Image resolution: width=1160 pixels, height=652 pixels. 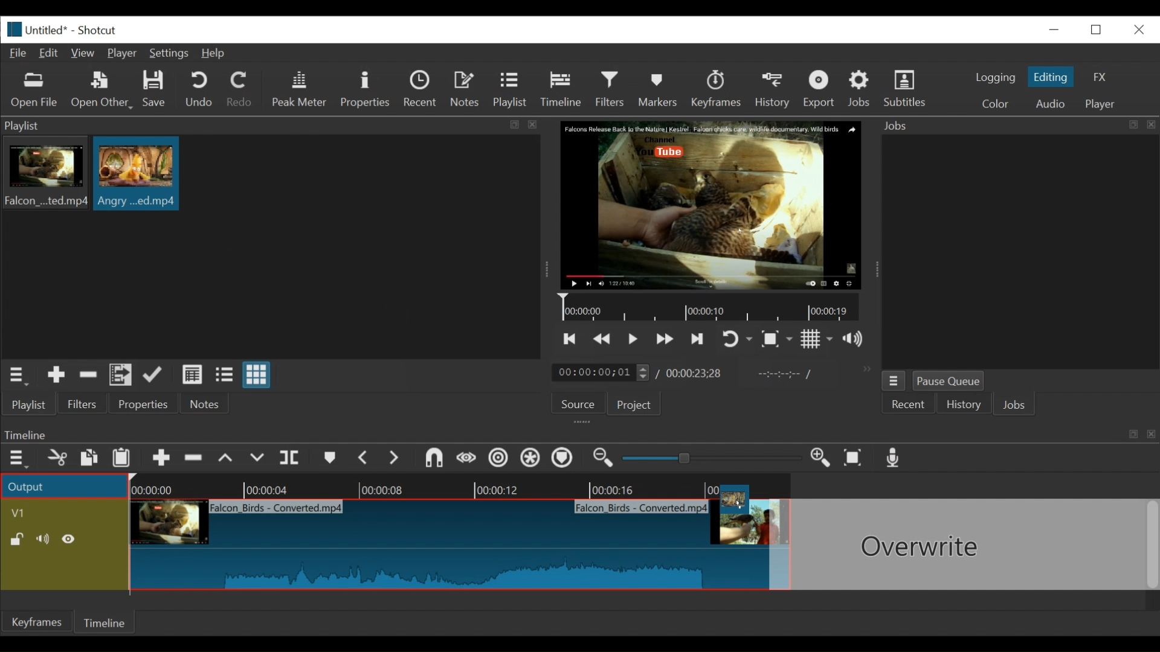 What do you see at coordinates (255, 376) in the screenshot?
I see `view as icons` at bounding box center [255, 376].